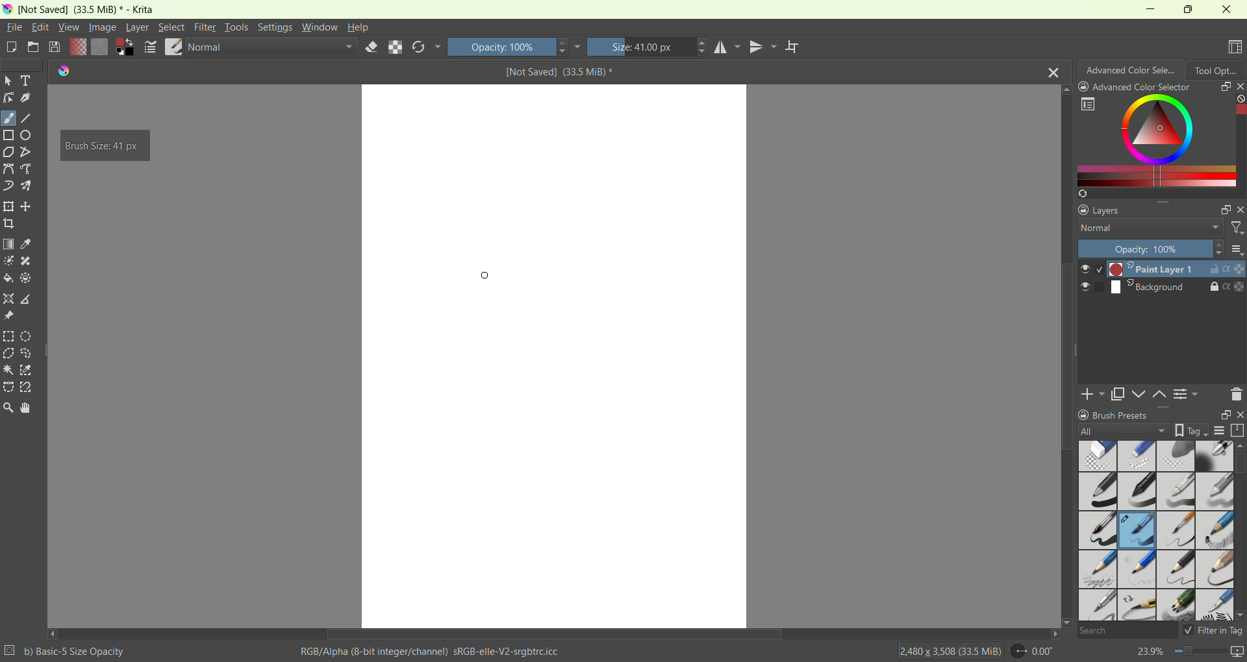  What do you see at coordinates (514, 46) in the screenshot?
I see `Opacity 100%` at bounding box center [514, 46].